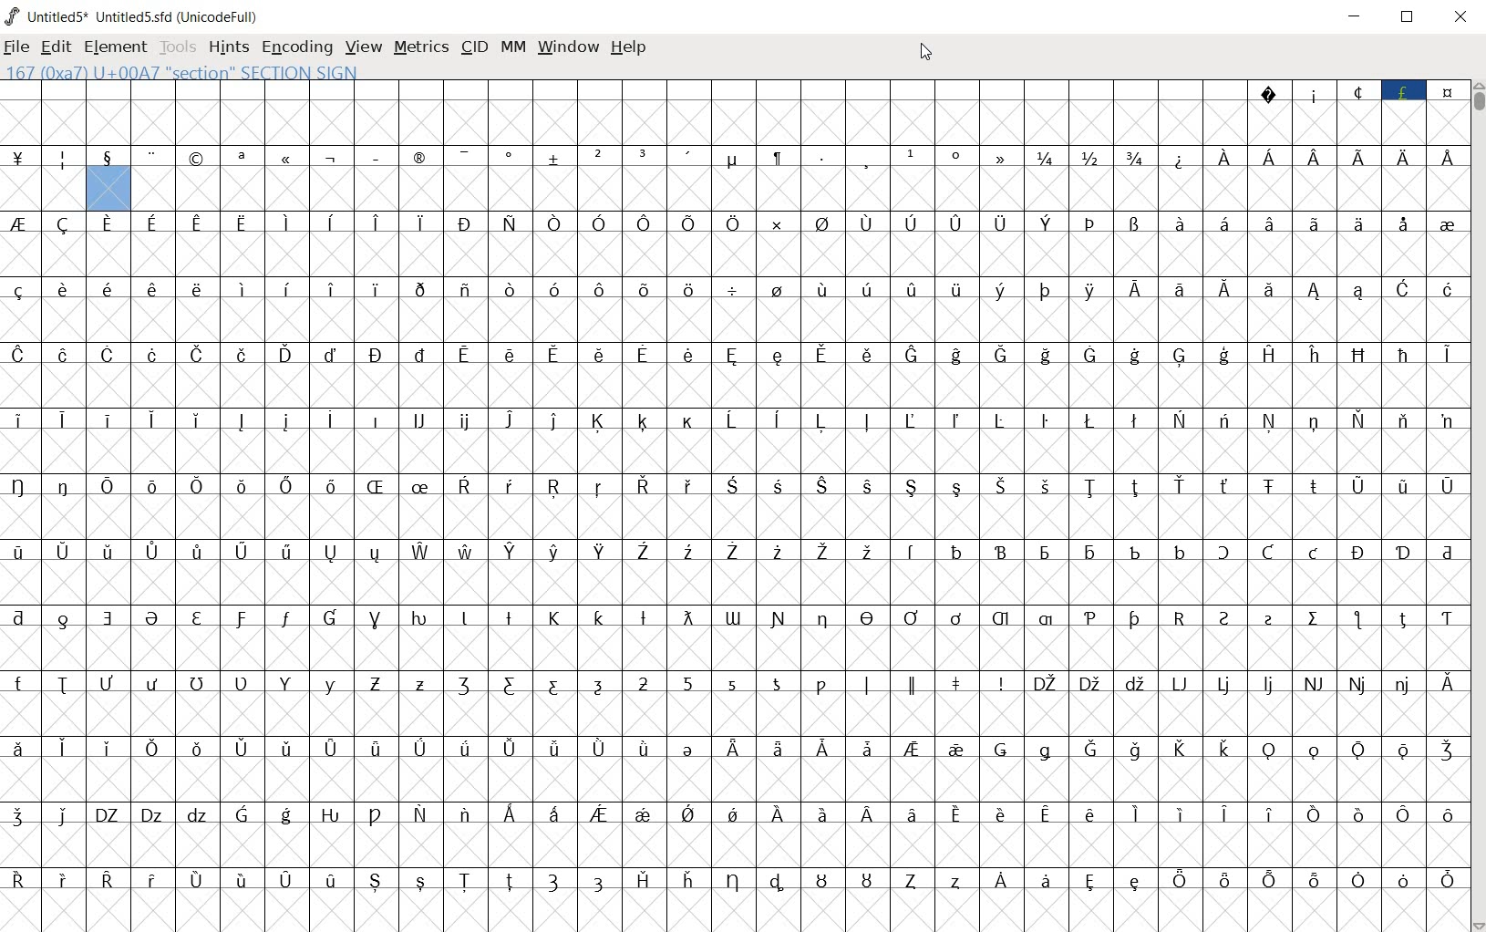 This screenshot has height=932, width=1486. What do you see at coordinates (734, 581) in the screenshot?
I see `empty cells` at bounding box center [734, 581].